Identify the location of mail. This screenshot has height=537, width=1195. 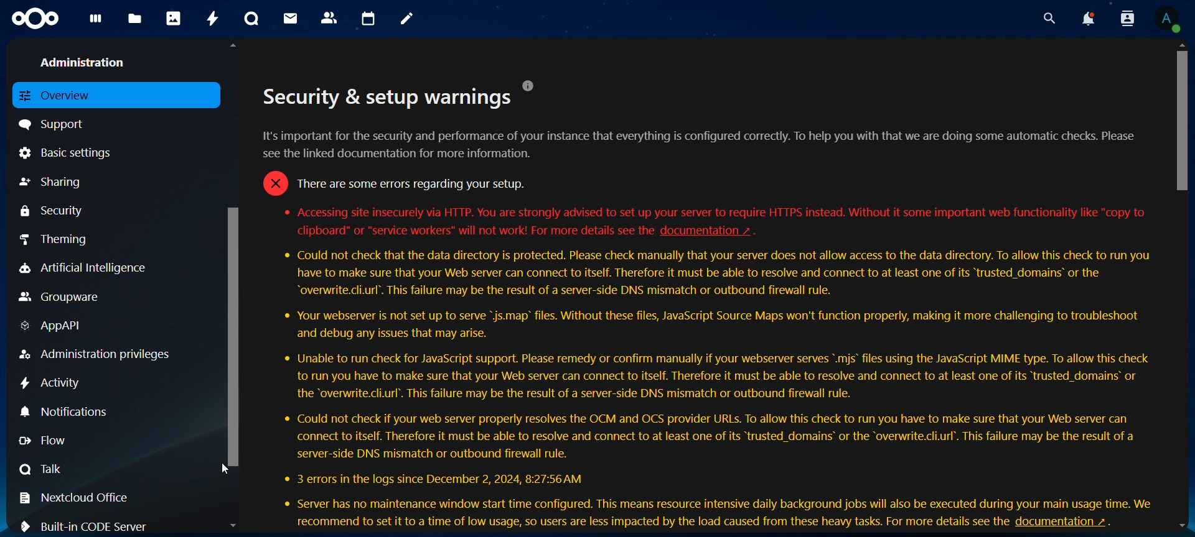
(292, 18).